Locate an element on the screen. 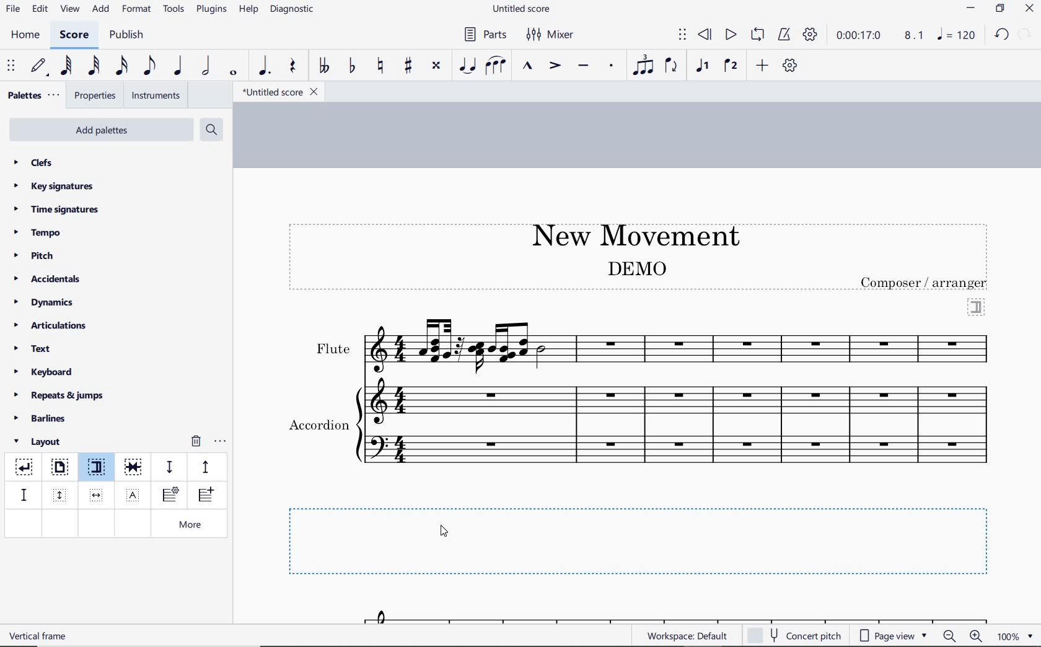 This screenshot has width=1041, height=647. options is located at coordinates (220, 439).